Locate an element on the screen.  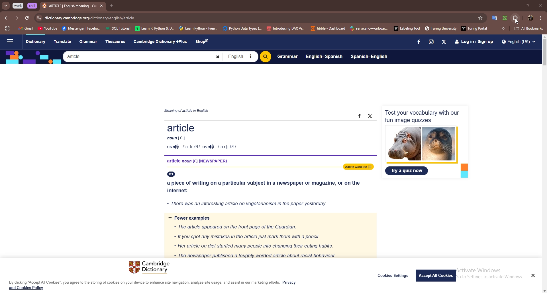
By clicking “Accept All Cookies”, you agree to the storing of cookies on your device to enhance site navigation, analyze site usage, and assist in our marketing efforts. Privacy
and Cookies Policy is located at coordinates (153, 285).